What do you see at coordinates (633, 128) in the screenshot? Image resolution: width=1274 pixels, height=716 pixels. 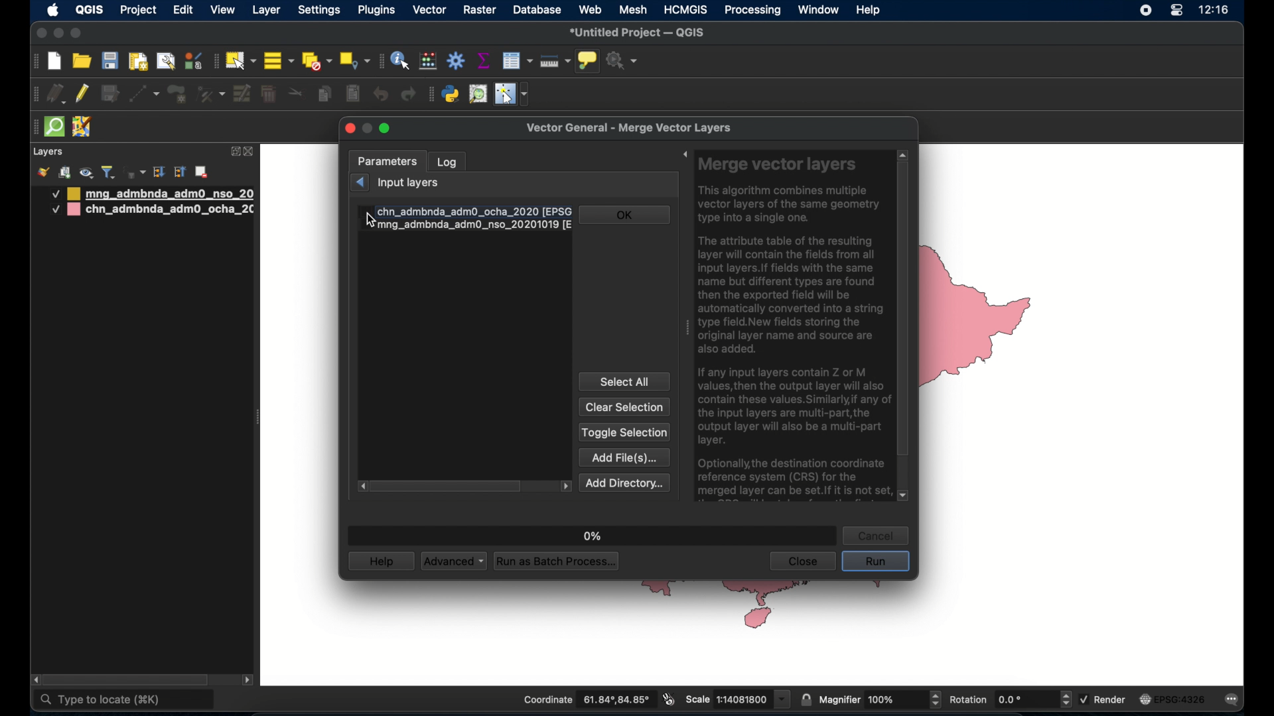 I see `vector general - merge vector layers` at bounding box center [633, 128].